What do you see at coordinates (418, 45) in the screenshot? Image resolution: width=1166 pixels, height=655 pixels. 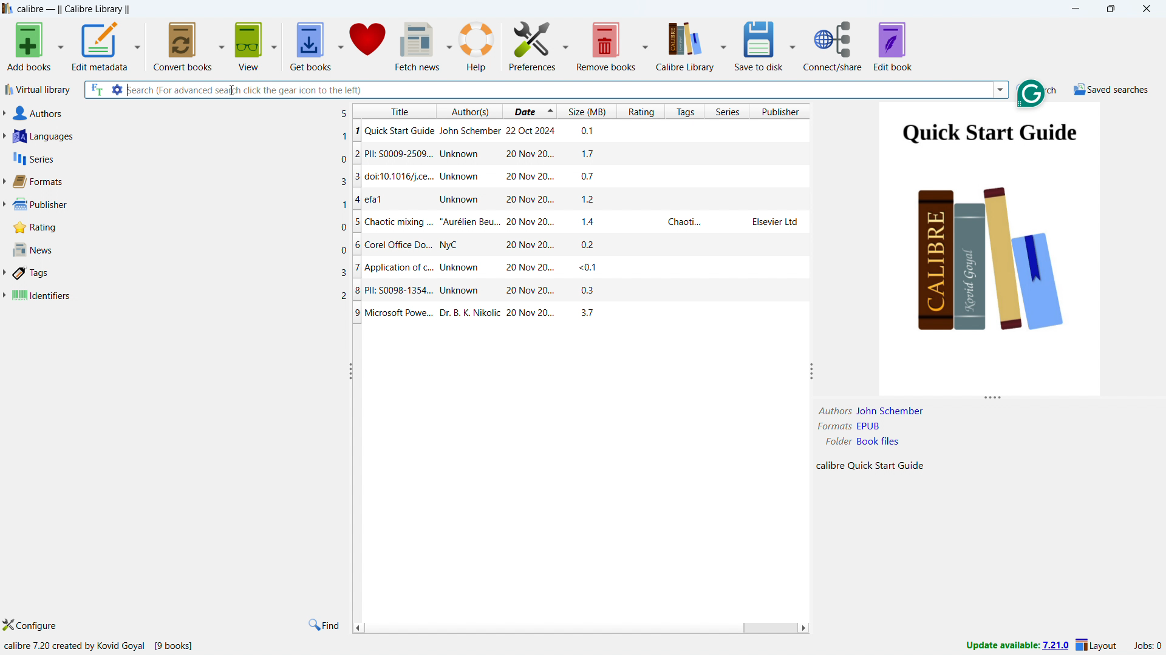 I see `fetch news` at bounding box center [418, 45].